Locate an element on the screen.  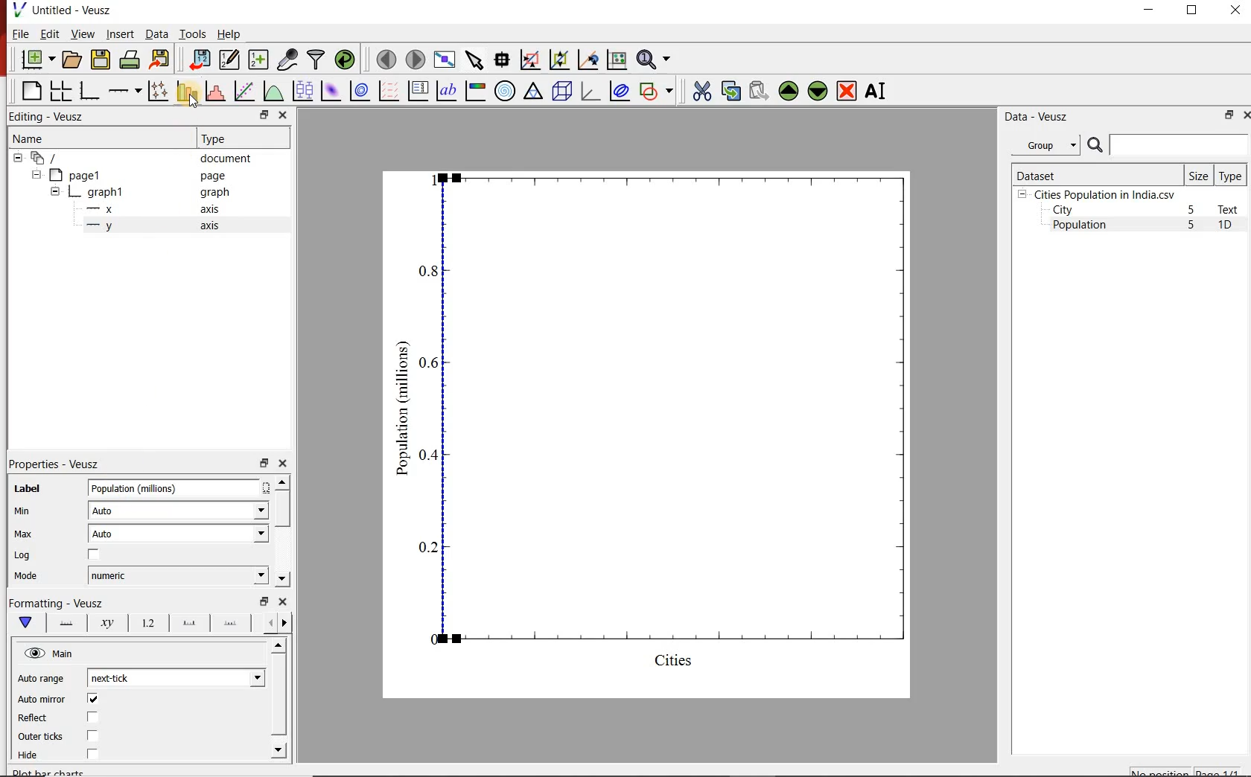
check/uncheck is located at coordinates (92, 737).